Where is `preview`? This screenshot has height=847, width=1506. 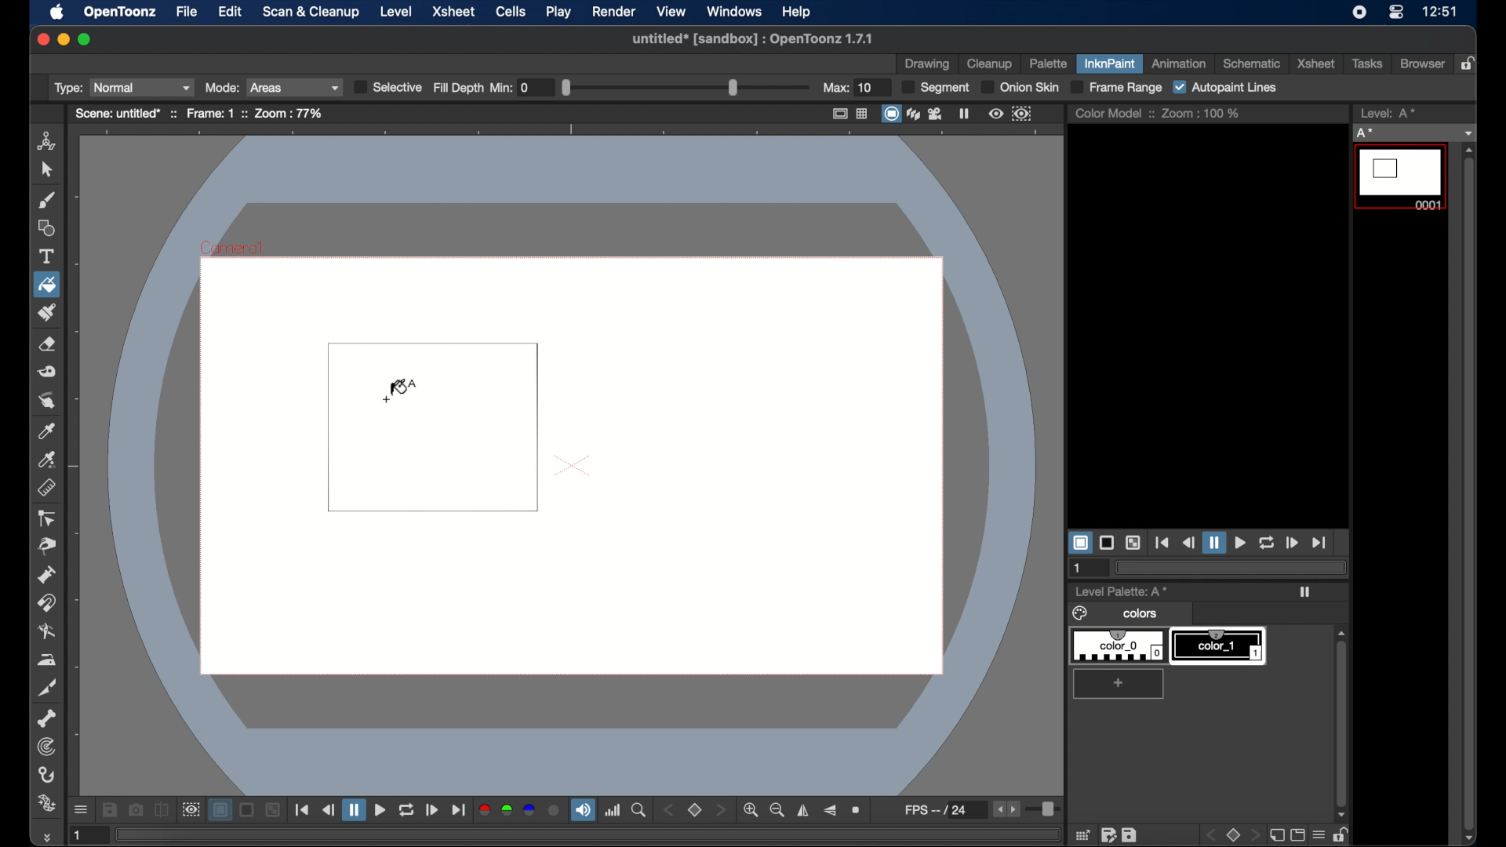
preview is located at coordinates (996, 114).